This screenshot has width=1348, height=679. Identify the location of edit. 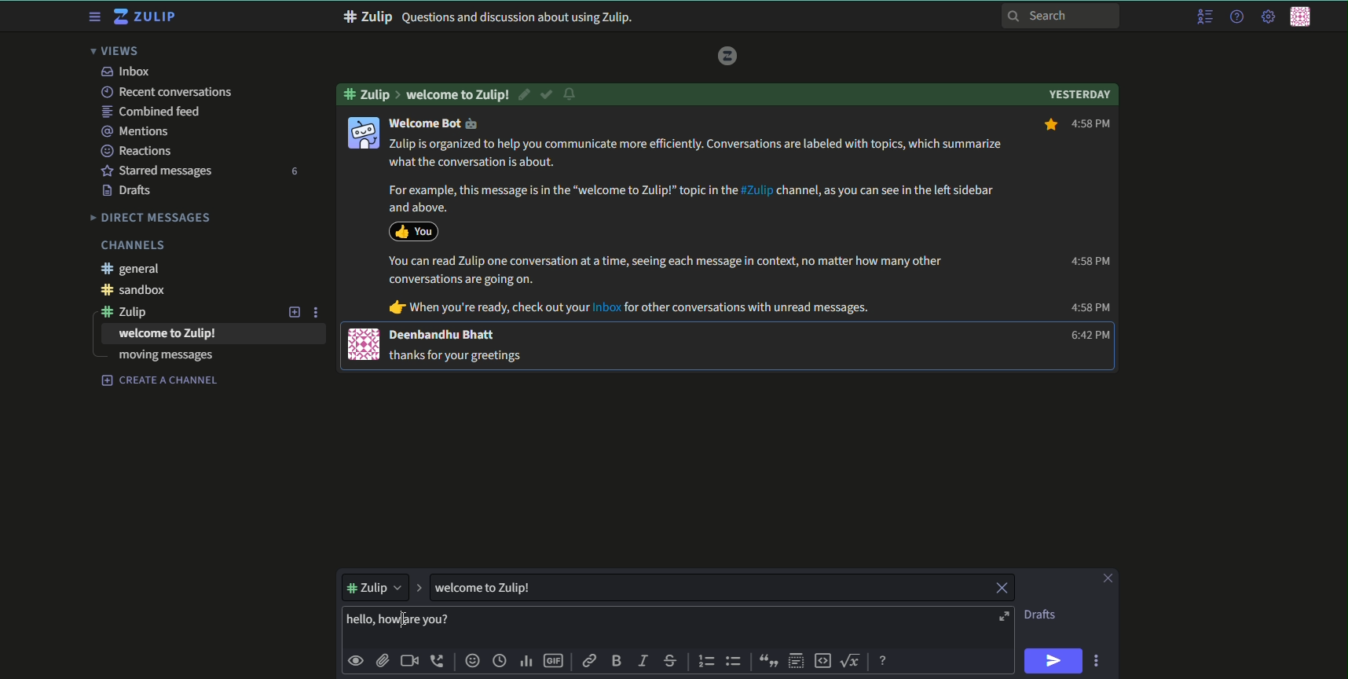
(526, 94).